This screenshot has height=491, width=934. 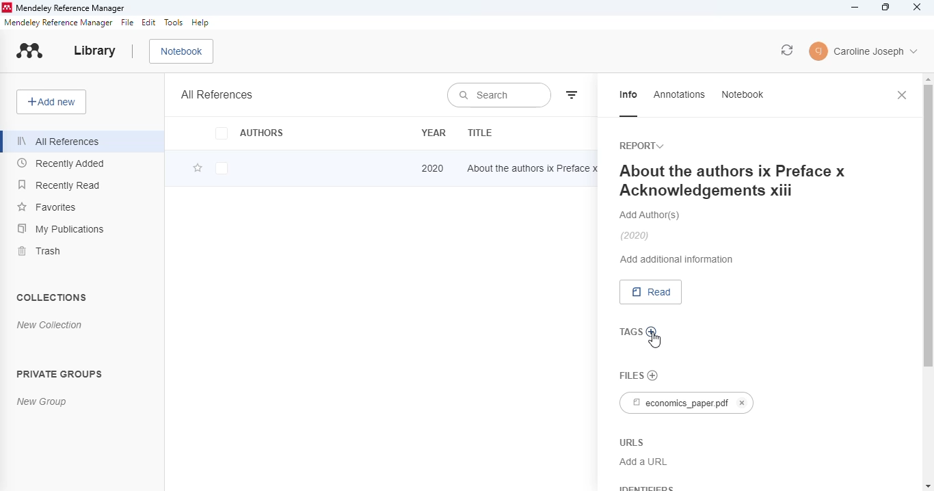 I want to click on add new, so click(x=51, y=102).